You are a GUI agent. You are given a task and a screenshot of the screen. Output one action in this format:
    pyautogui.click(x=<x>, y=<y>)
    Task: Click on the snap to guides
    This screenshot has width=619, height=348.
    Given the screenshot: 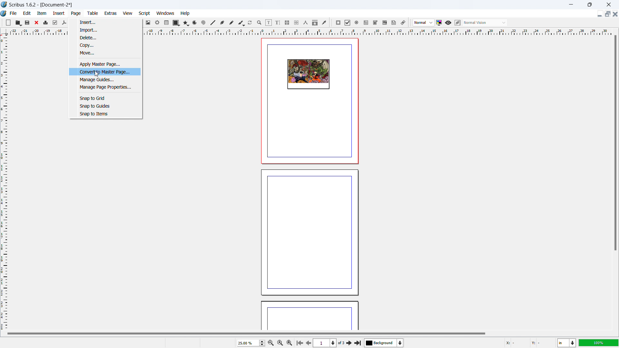 What is the action you would take?
    pyautogui.click(x=105, y=106)
    